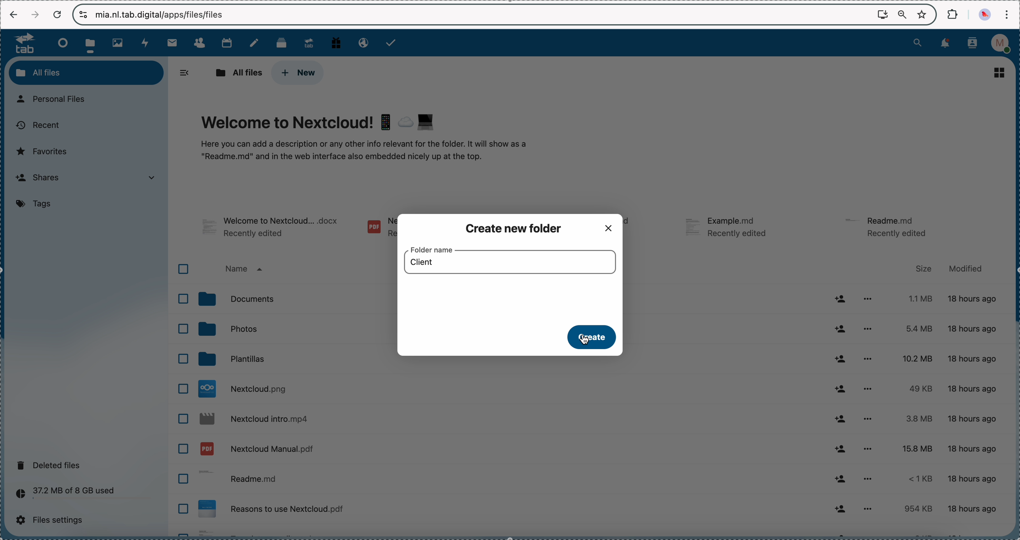 The height and width of the screenshot is (540, 1020). I want to click on click on files, so click(93, 43).